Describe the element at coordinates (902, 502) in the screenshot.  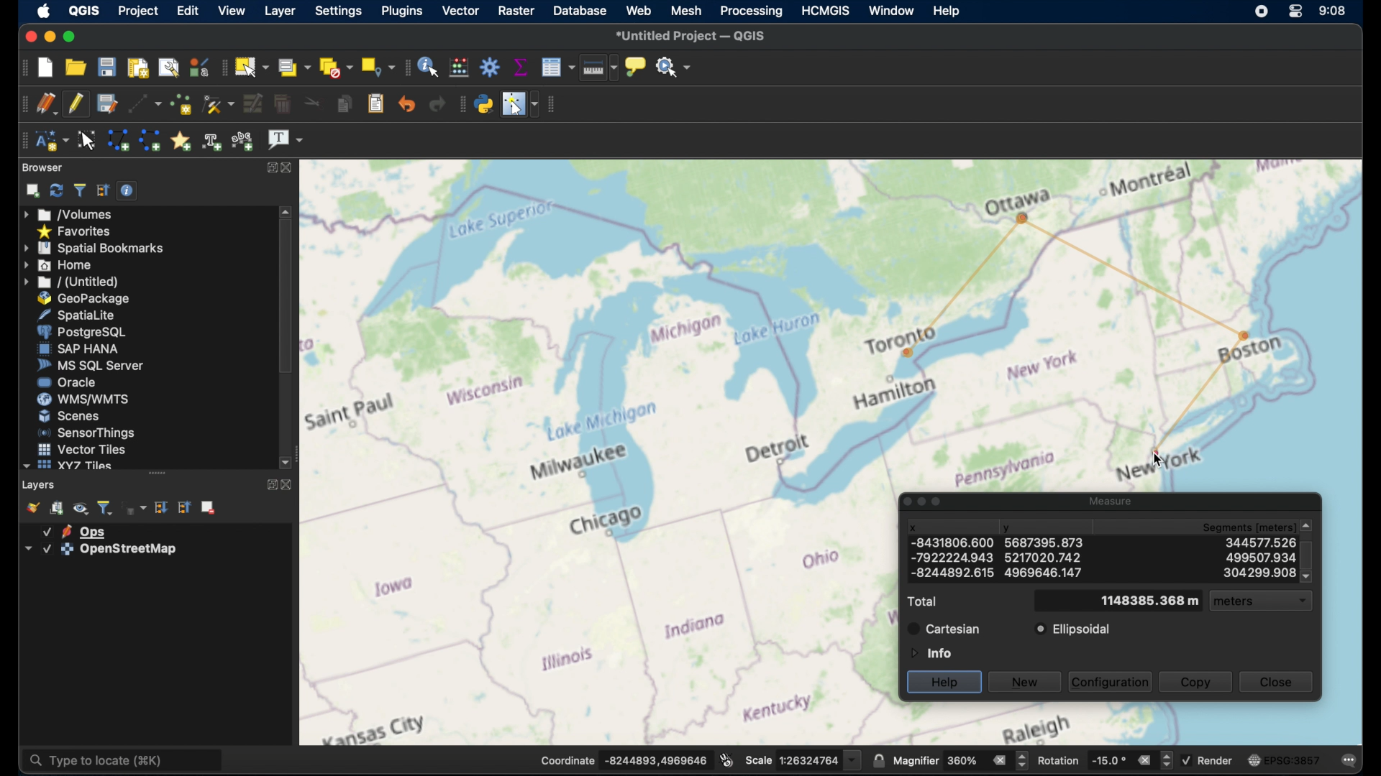
I see `close` at that location.